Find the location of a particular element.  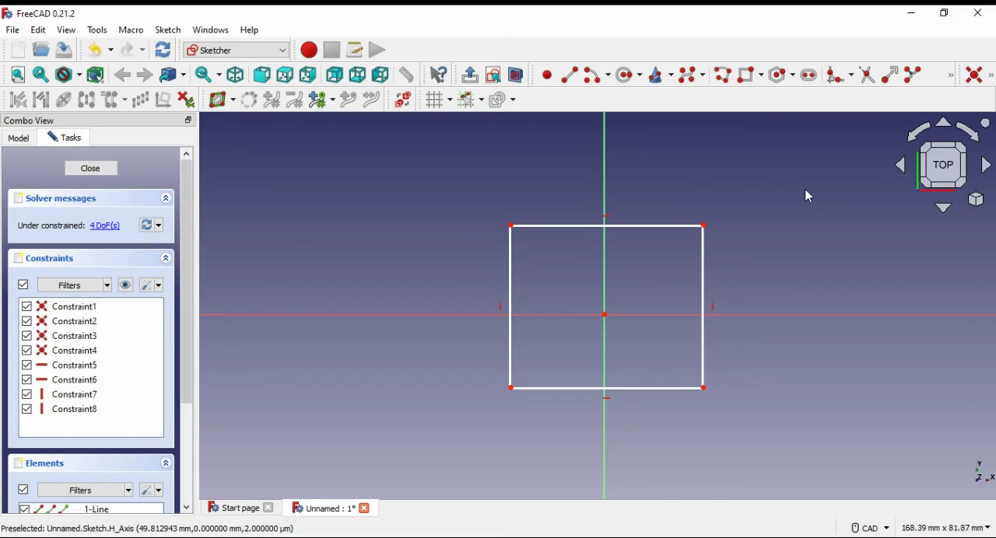

expand/collapse is located at coordinates (167, 258).